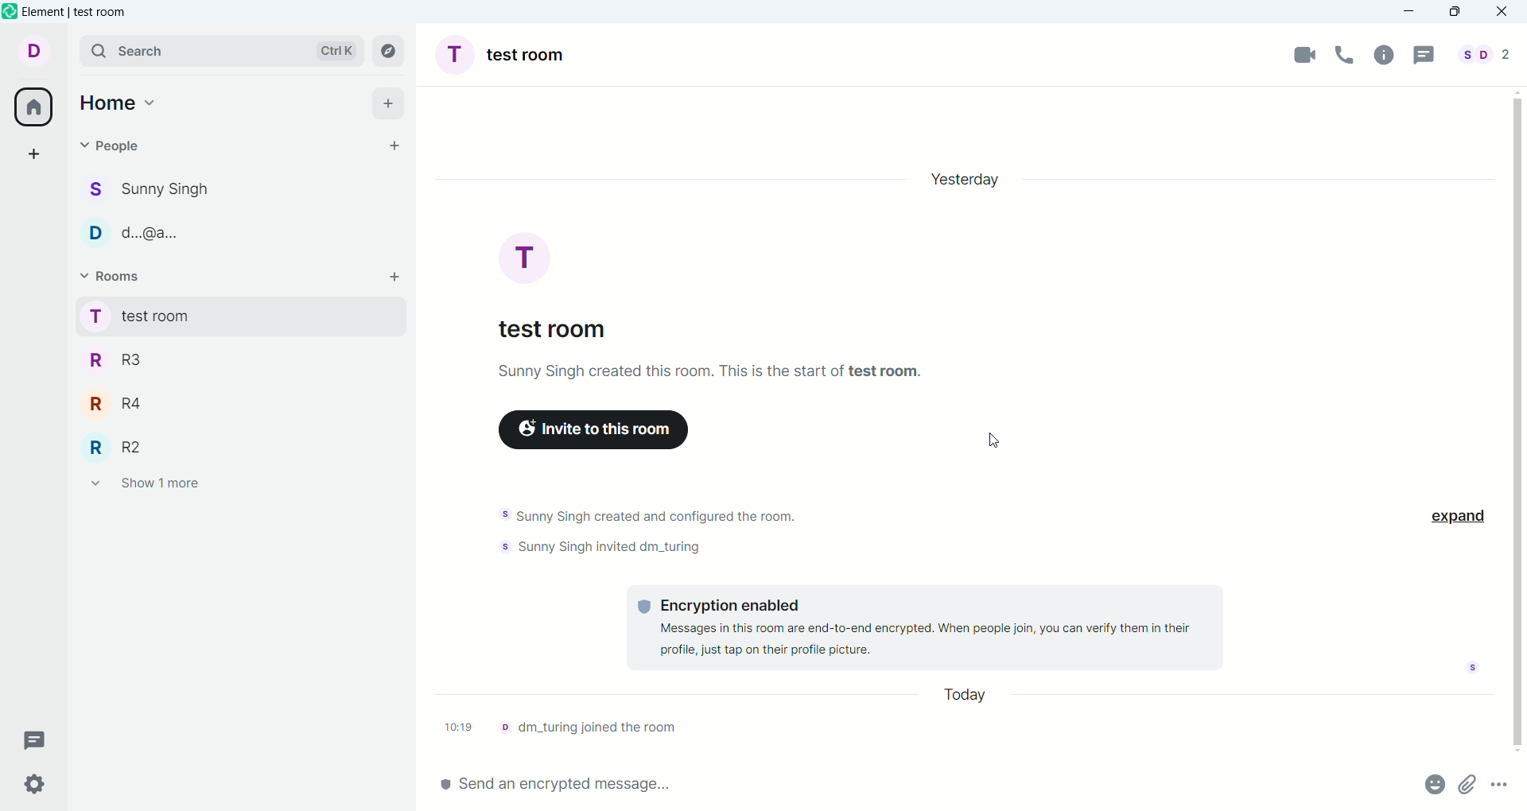  Describe the element at coordinates (238, 317) in the screenshot. I see `test room` at that location.